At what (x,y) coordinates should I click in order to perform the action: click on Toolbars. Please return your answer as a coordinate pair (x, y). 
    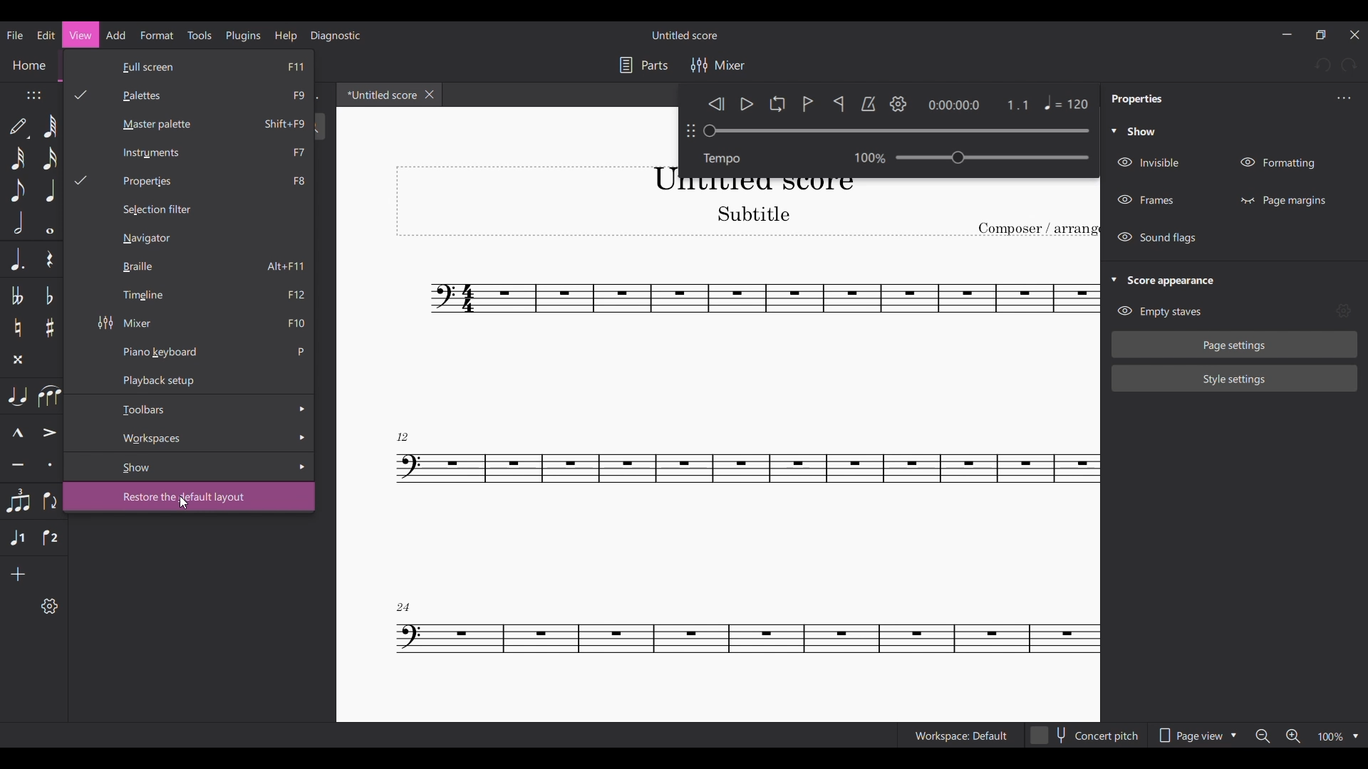
    Looking at the image, I should click on (202, 409).